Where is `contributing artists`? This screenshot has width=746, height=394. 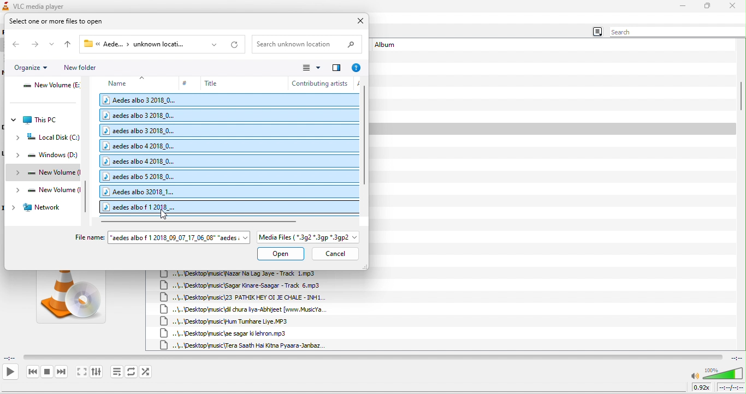 contributing artists is located at coordinates (319, 82).